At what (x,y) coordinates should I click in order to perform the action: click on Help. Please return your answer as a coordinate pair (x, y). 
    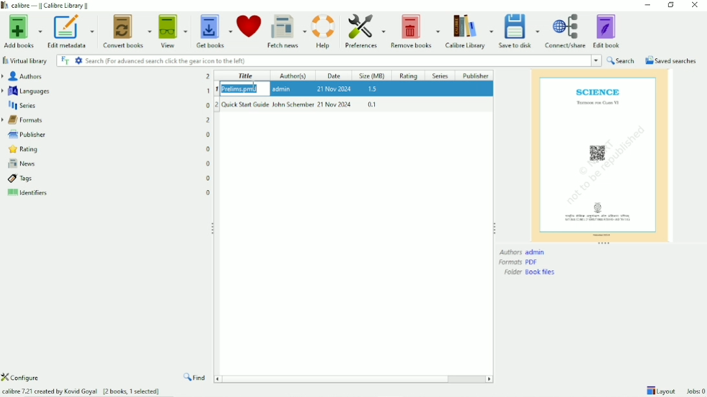
    Looking at the image, I should click on (324, 31).